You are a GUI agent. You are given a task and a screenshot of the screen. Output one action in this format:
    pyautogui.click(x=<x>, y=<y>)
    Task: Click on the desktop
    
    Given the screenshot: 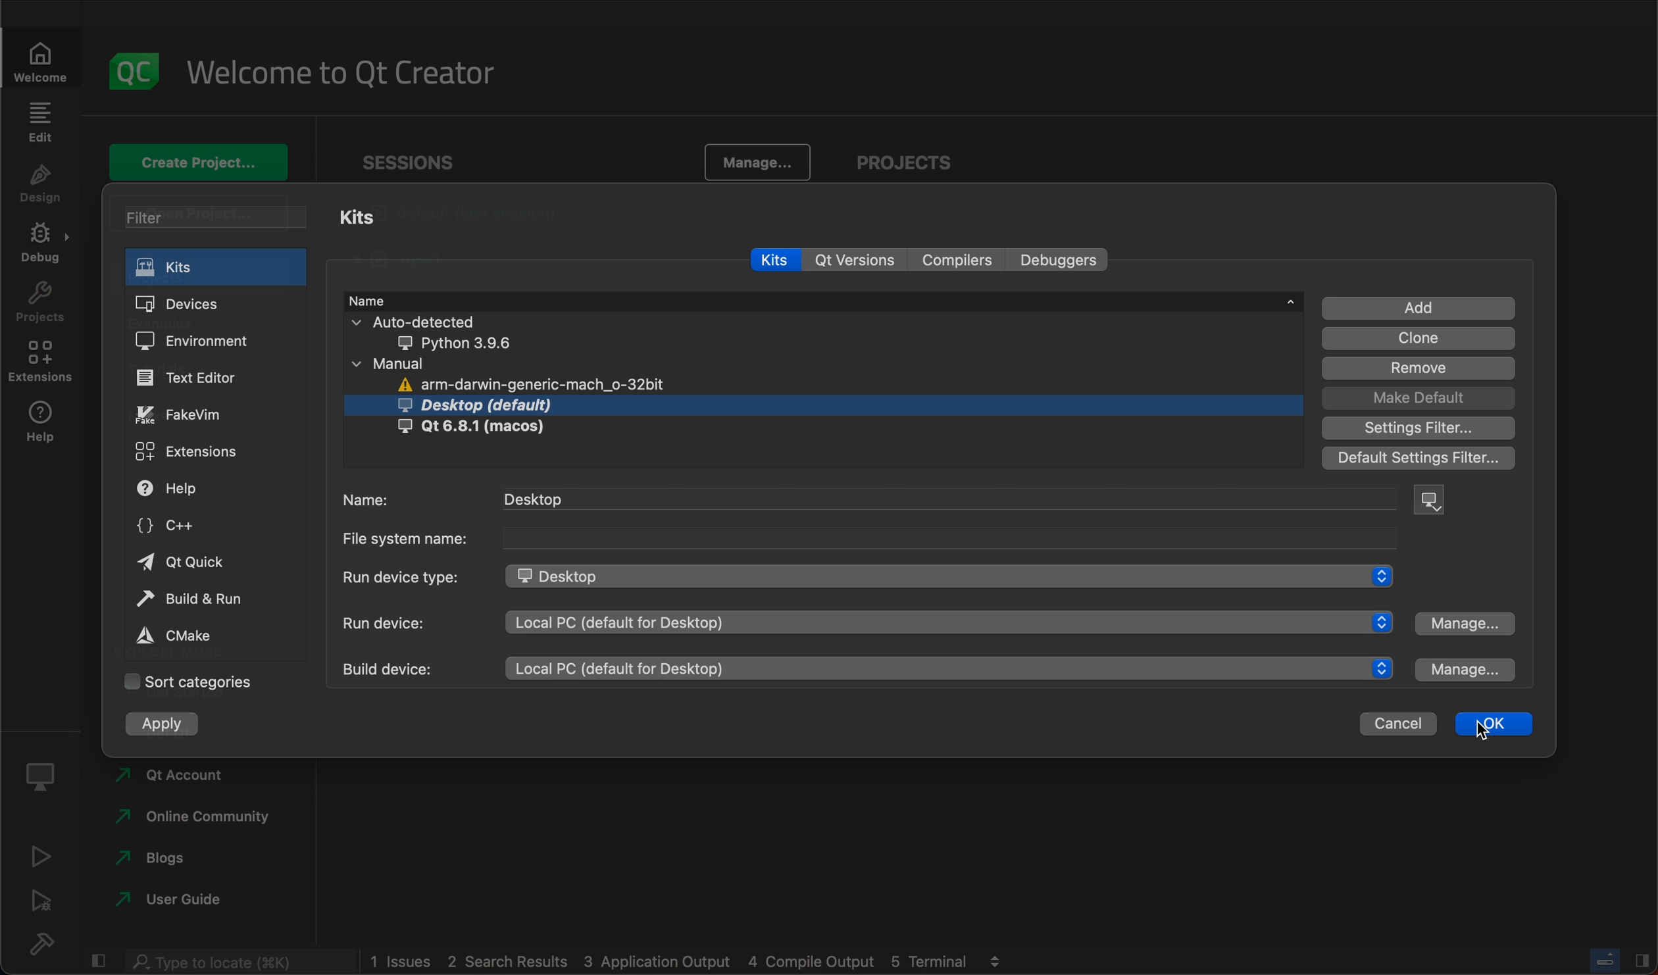 What is the action you would take?
    pyautogui.click(x=949, y=580)
    